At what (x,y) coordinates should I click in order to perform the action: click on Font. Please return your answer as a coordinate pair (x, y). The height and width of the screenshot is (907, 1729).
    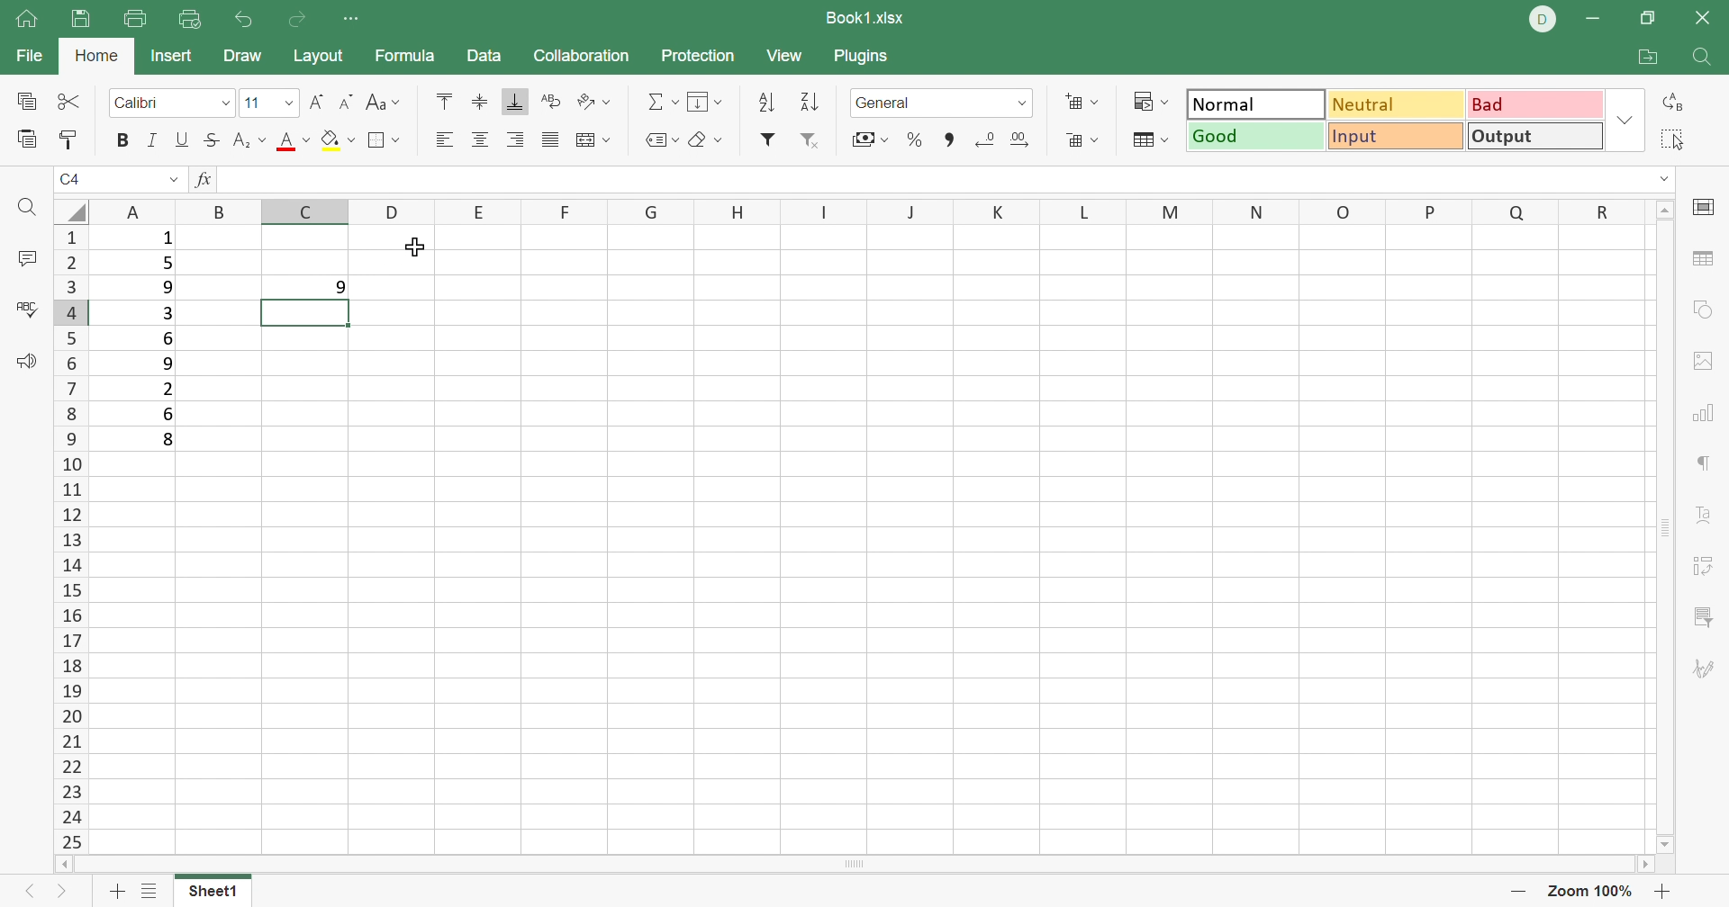
    Looking at the image, I should click on (158, 103).